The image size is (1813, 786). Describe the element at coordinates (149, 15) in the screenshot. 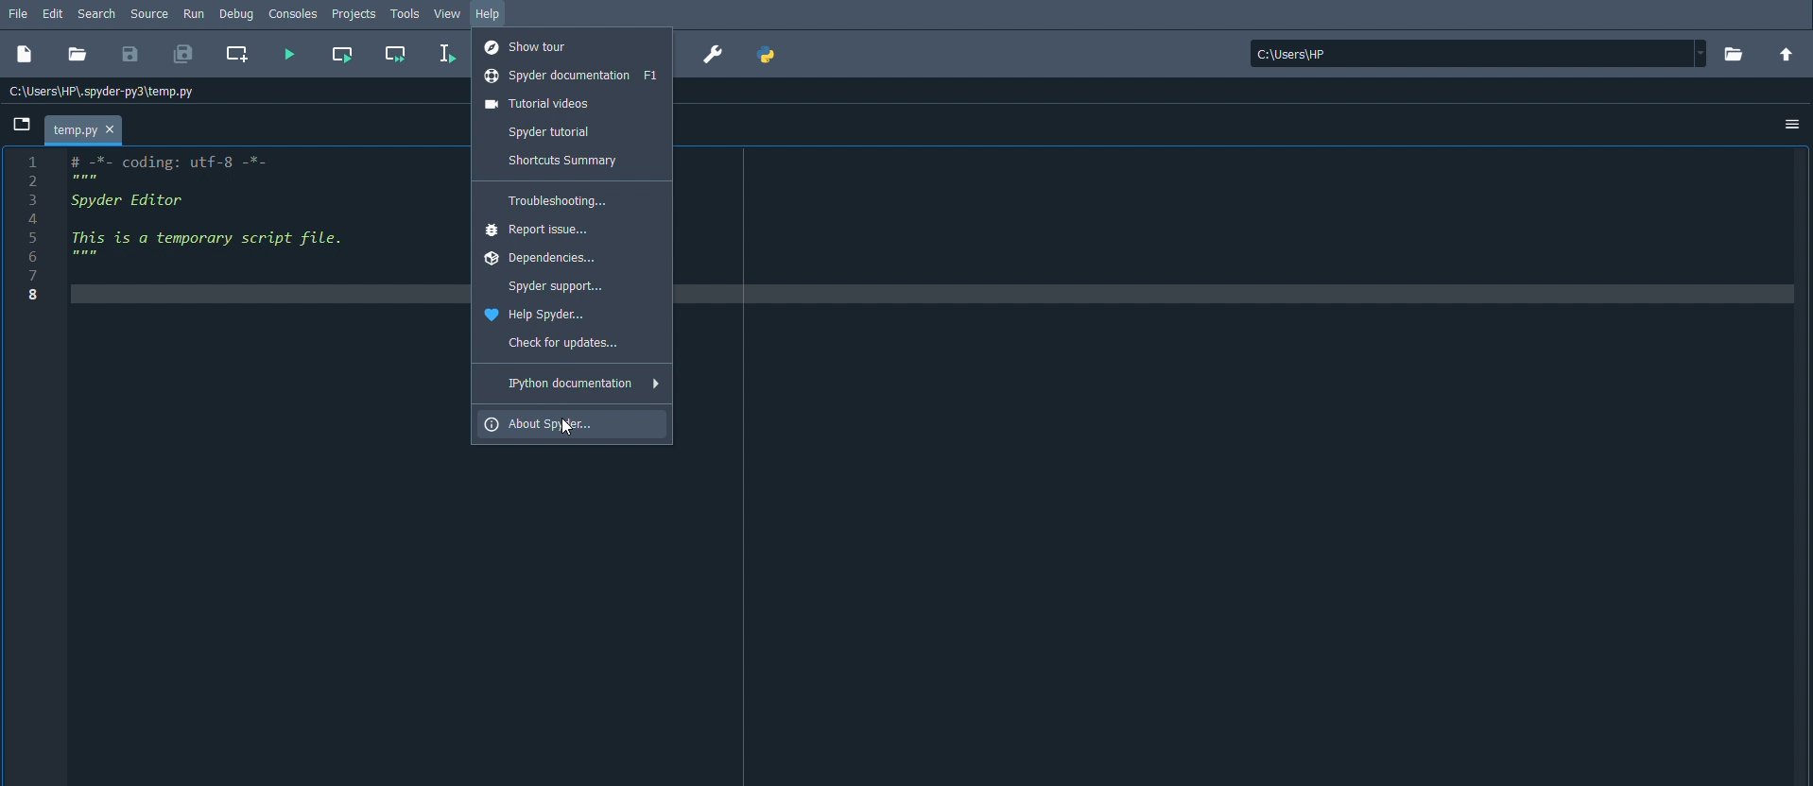

I see `Source` at that location.